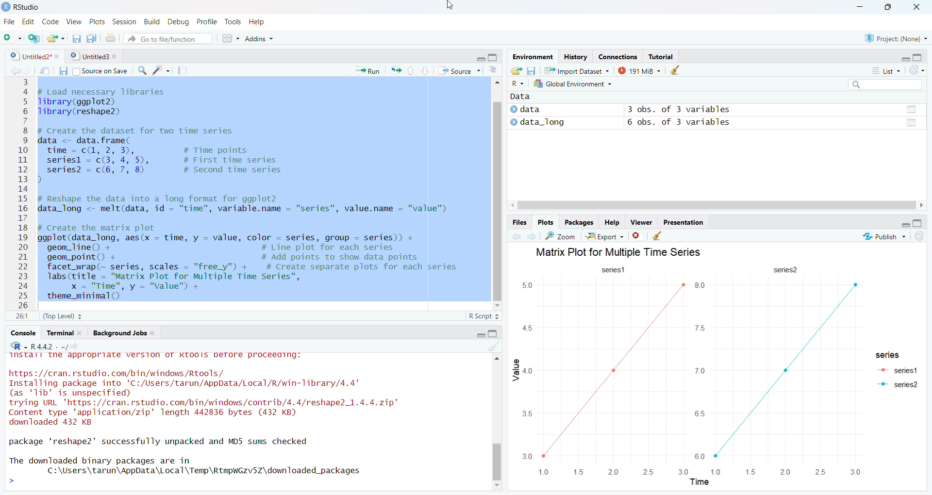 Image resolution: width=932 pixels, height=495 pixels. What do you see at coordinates (396, 70) in the screenshot?
I see `re -run previoud code` at bounding box center [396, 70].